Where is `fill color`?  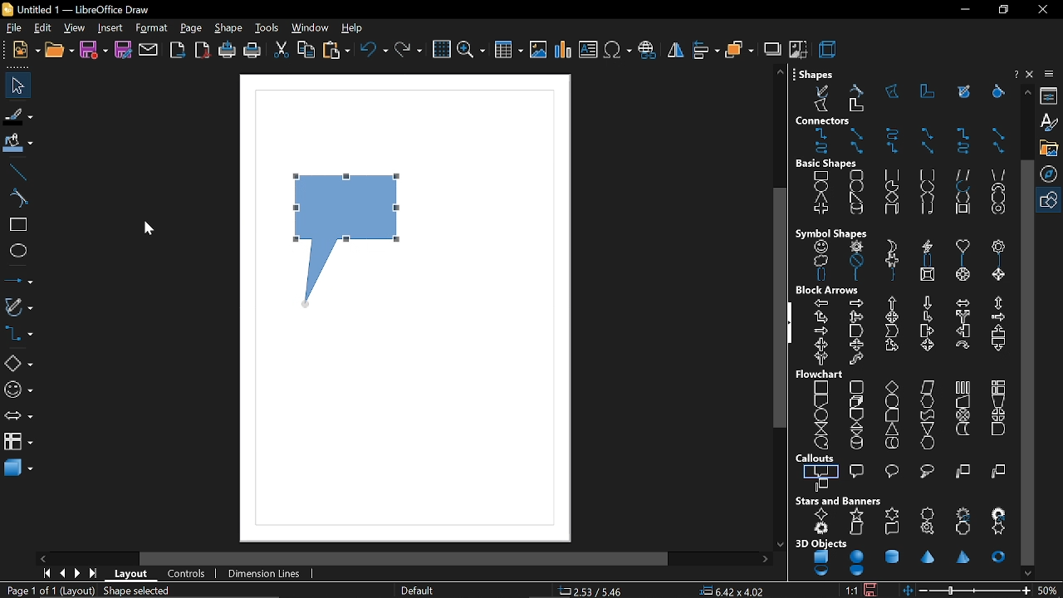
fill color is located at coordinates (18, 143).